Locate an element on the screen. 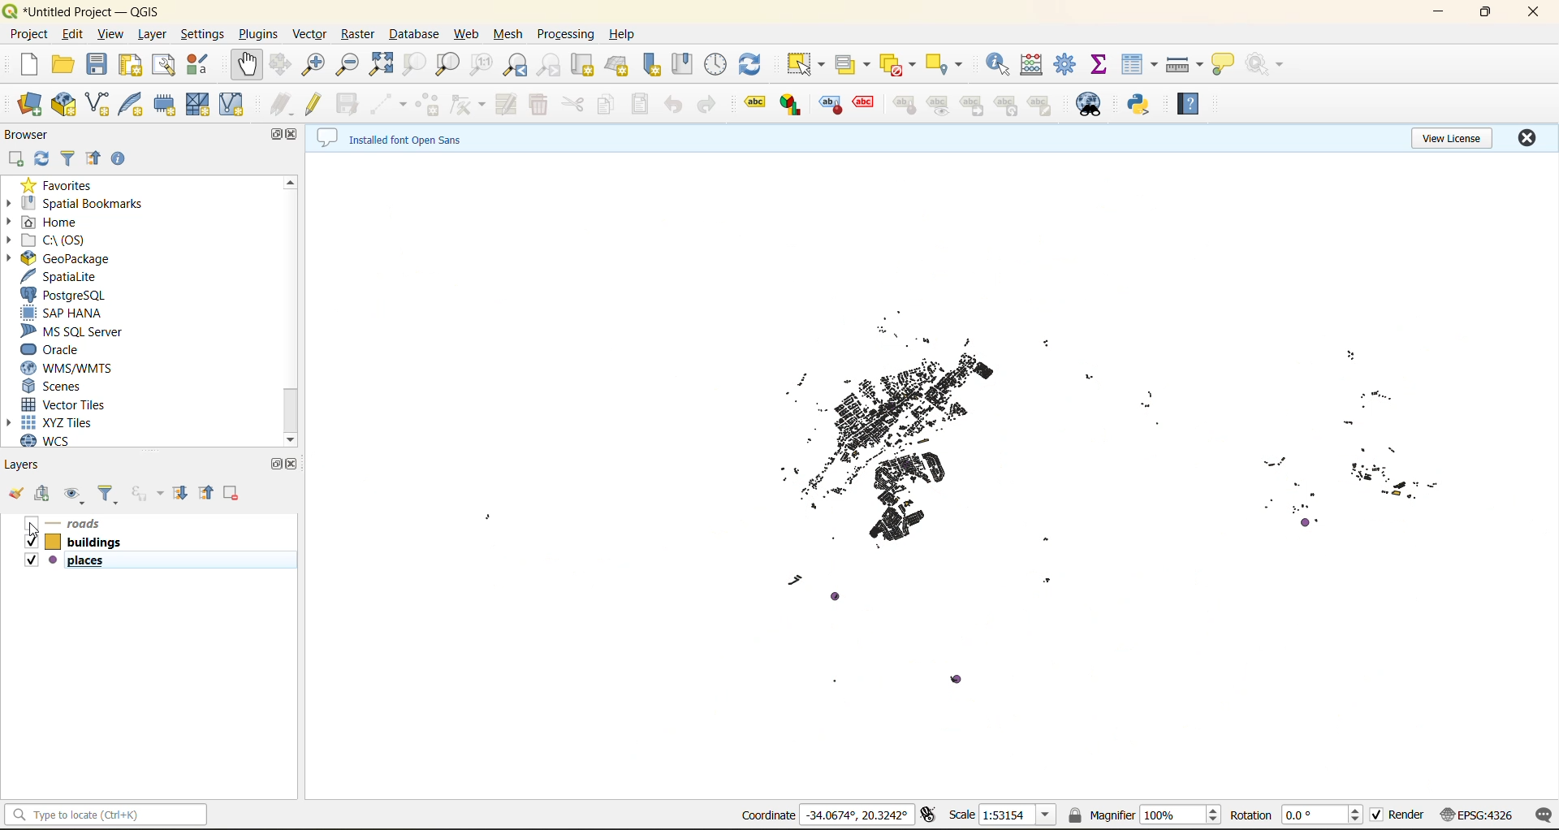 The width and height of the screenshot is (1559, 830). oracle is located at coordinates (77, 351).